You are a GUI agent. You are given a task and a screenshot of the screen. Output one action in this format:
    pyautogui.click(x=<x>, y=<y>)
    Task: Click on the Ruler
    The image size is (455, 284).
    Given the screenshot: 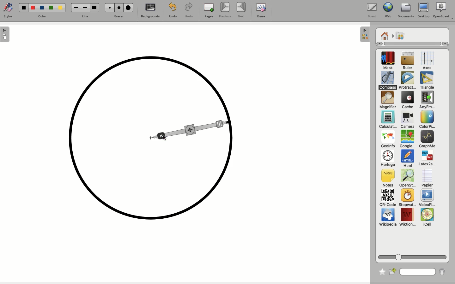 What is the action you would take?
    pyautogui.click(x=408, y=61)
    